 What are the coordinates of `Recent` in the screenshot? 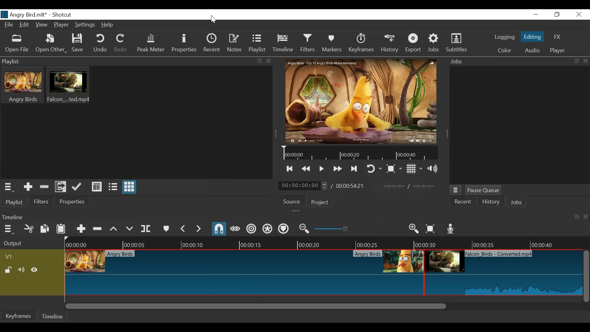 It's located at (462, 201).